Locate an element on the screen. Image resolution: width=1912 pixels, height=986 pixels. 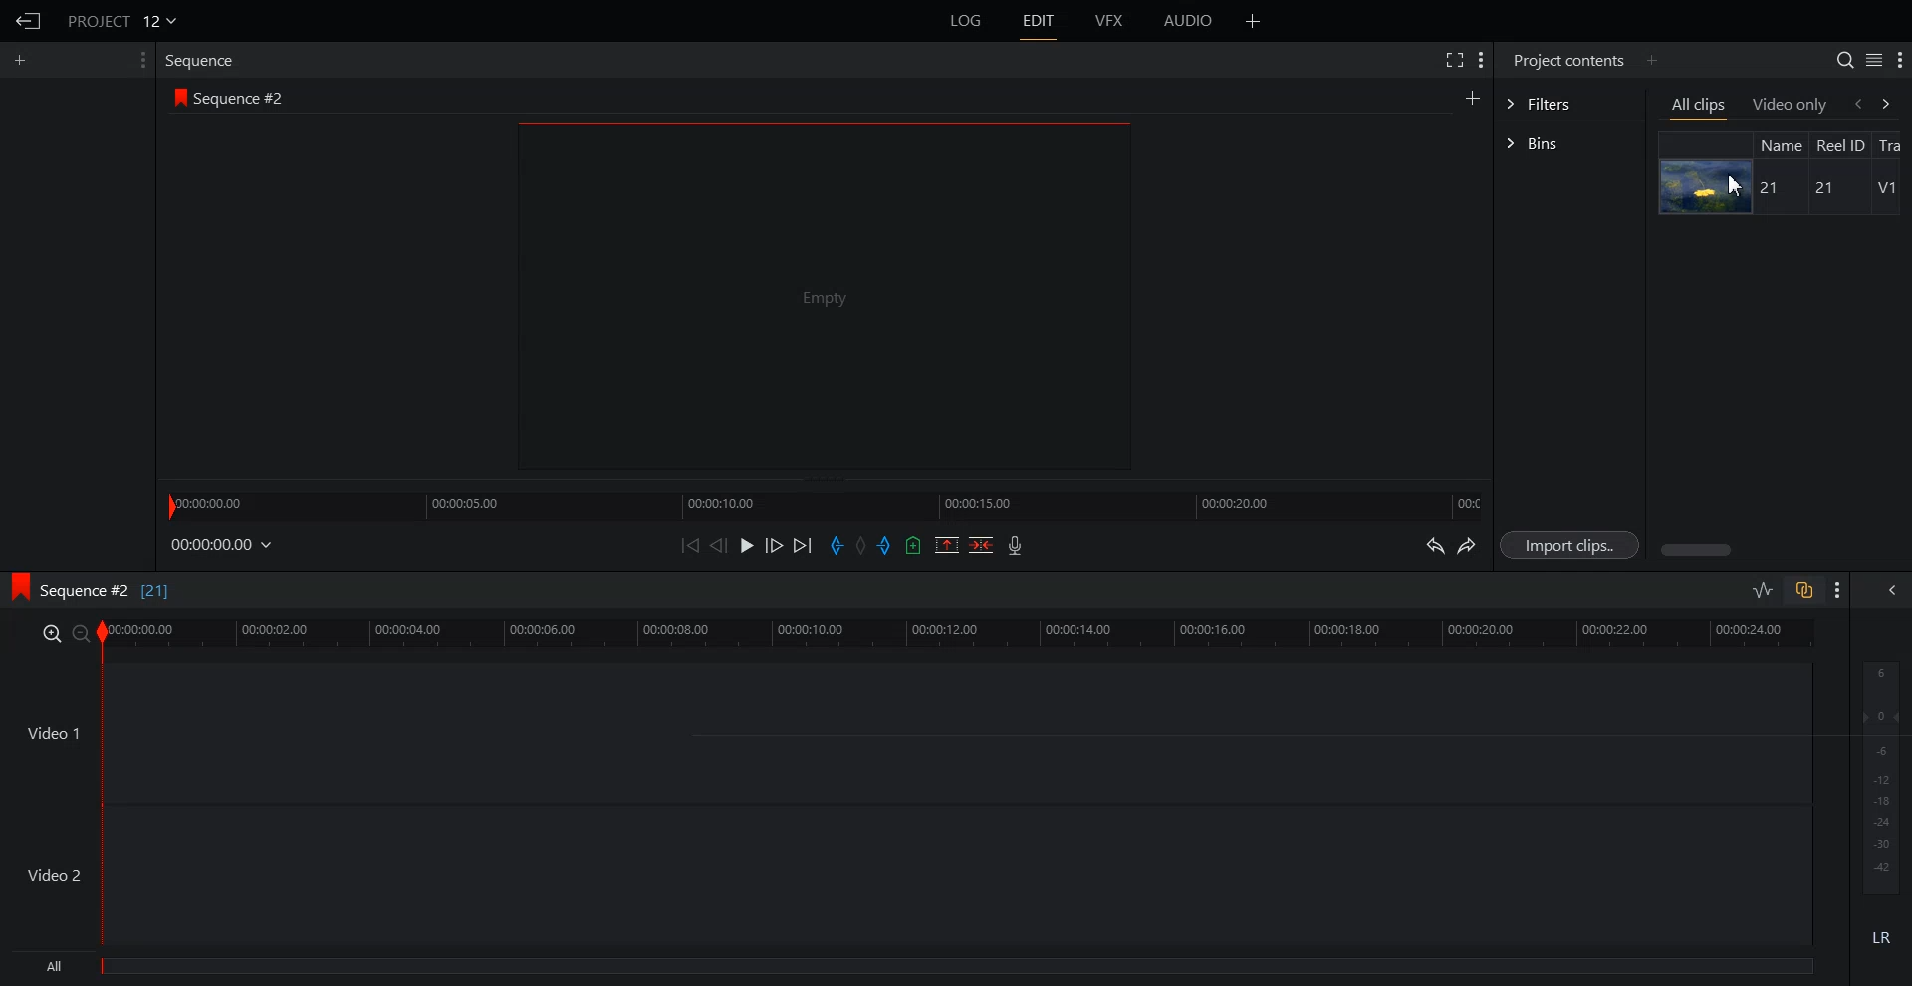
Toggle audio level editing is located at coordinates (1764, 589).